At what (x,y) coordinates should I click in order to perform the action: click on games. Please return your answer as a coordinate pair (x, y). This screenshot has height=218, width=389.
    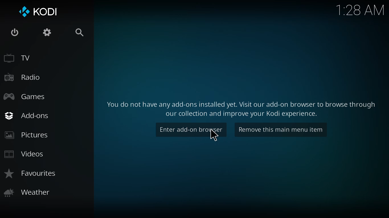
    Looking at the image, I should click on (24, 97).